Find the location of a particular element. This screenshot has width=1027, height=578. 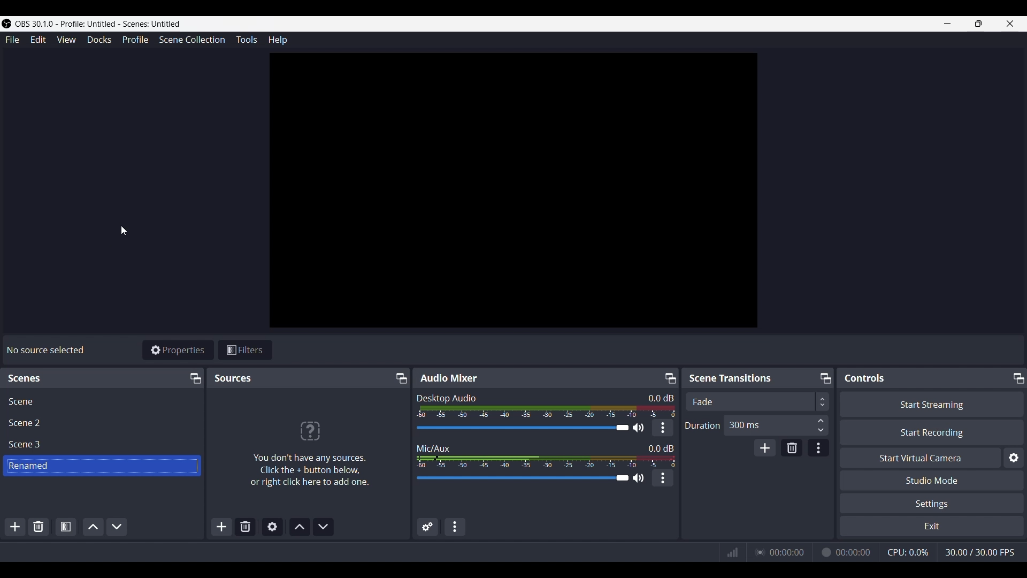

Open scene filters is located at coordinates (65, 526).